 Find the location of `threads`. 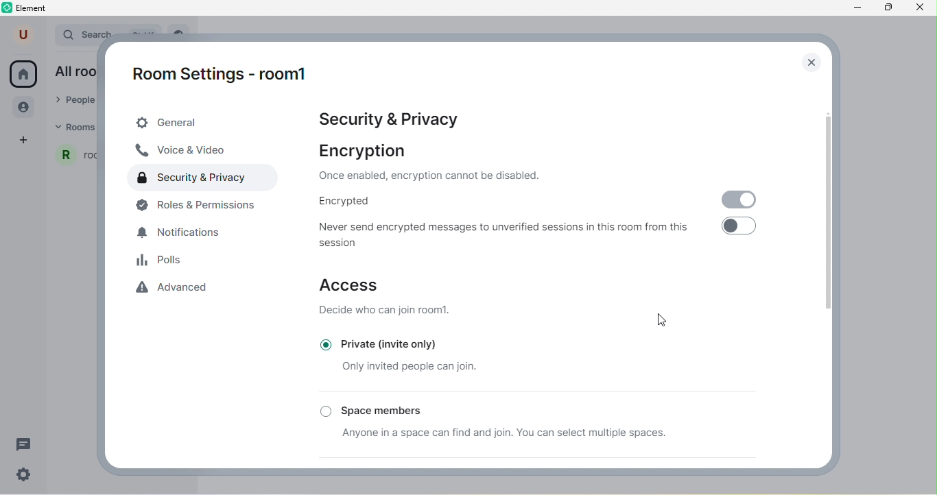

threads is located at coordinates (23, 443).